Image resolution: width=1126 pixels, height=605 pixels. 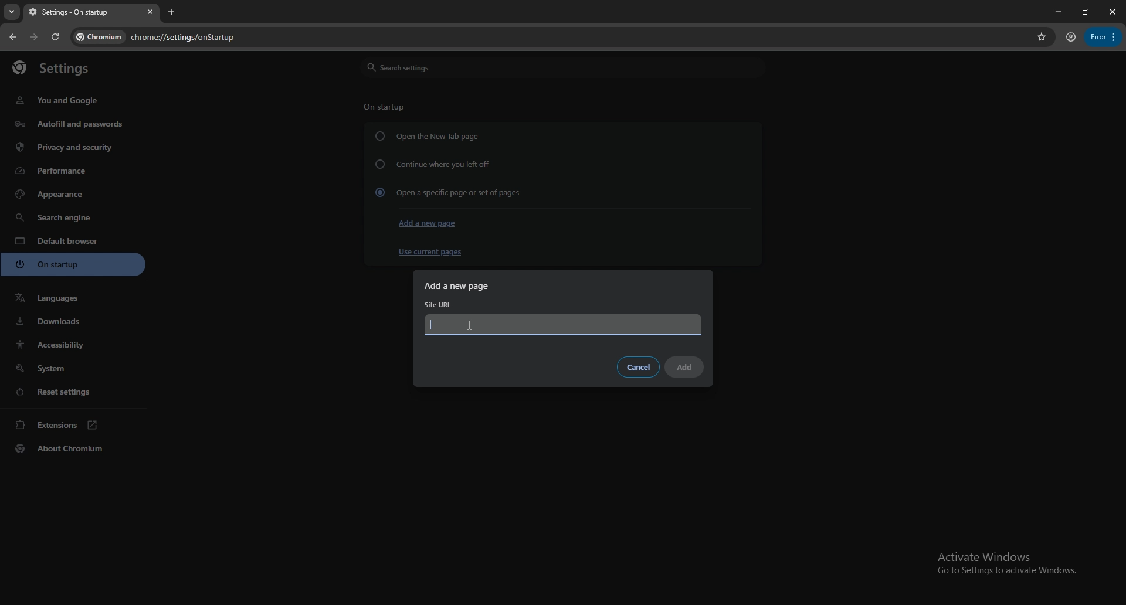 What do you see at coordinates (1084, 12) in the screenshot?
I see `resize` at bounding box center [1084, 12].